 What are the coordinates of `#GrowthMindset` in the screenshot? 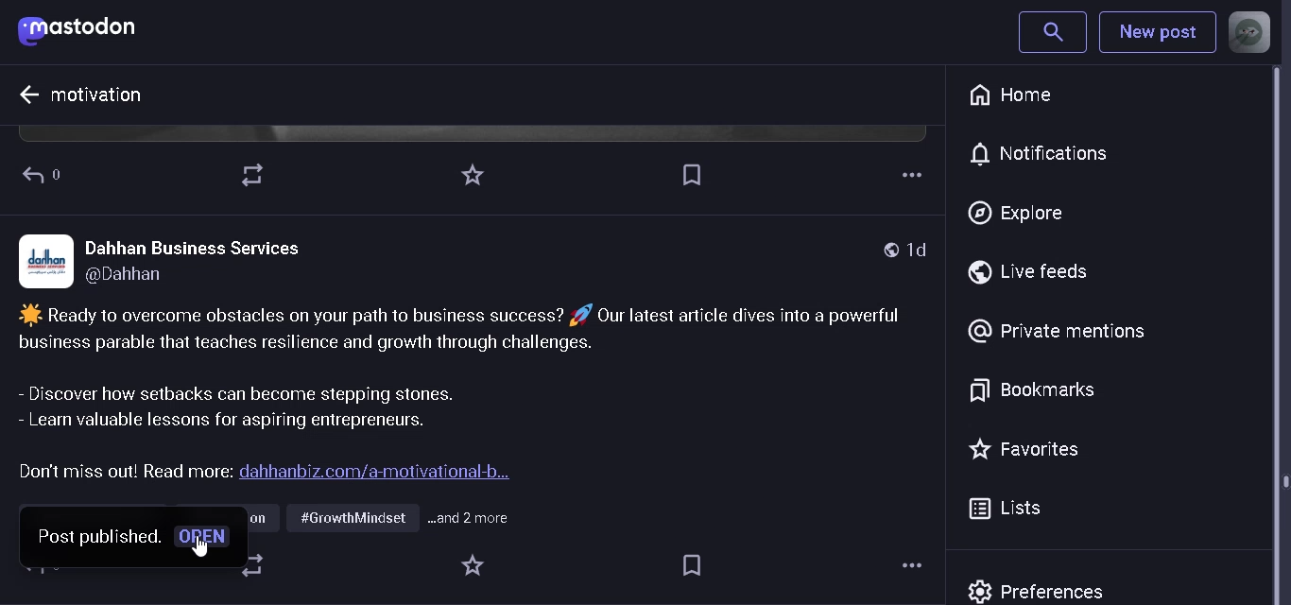 It's located at (352, 520).